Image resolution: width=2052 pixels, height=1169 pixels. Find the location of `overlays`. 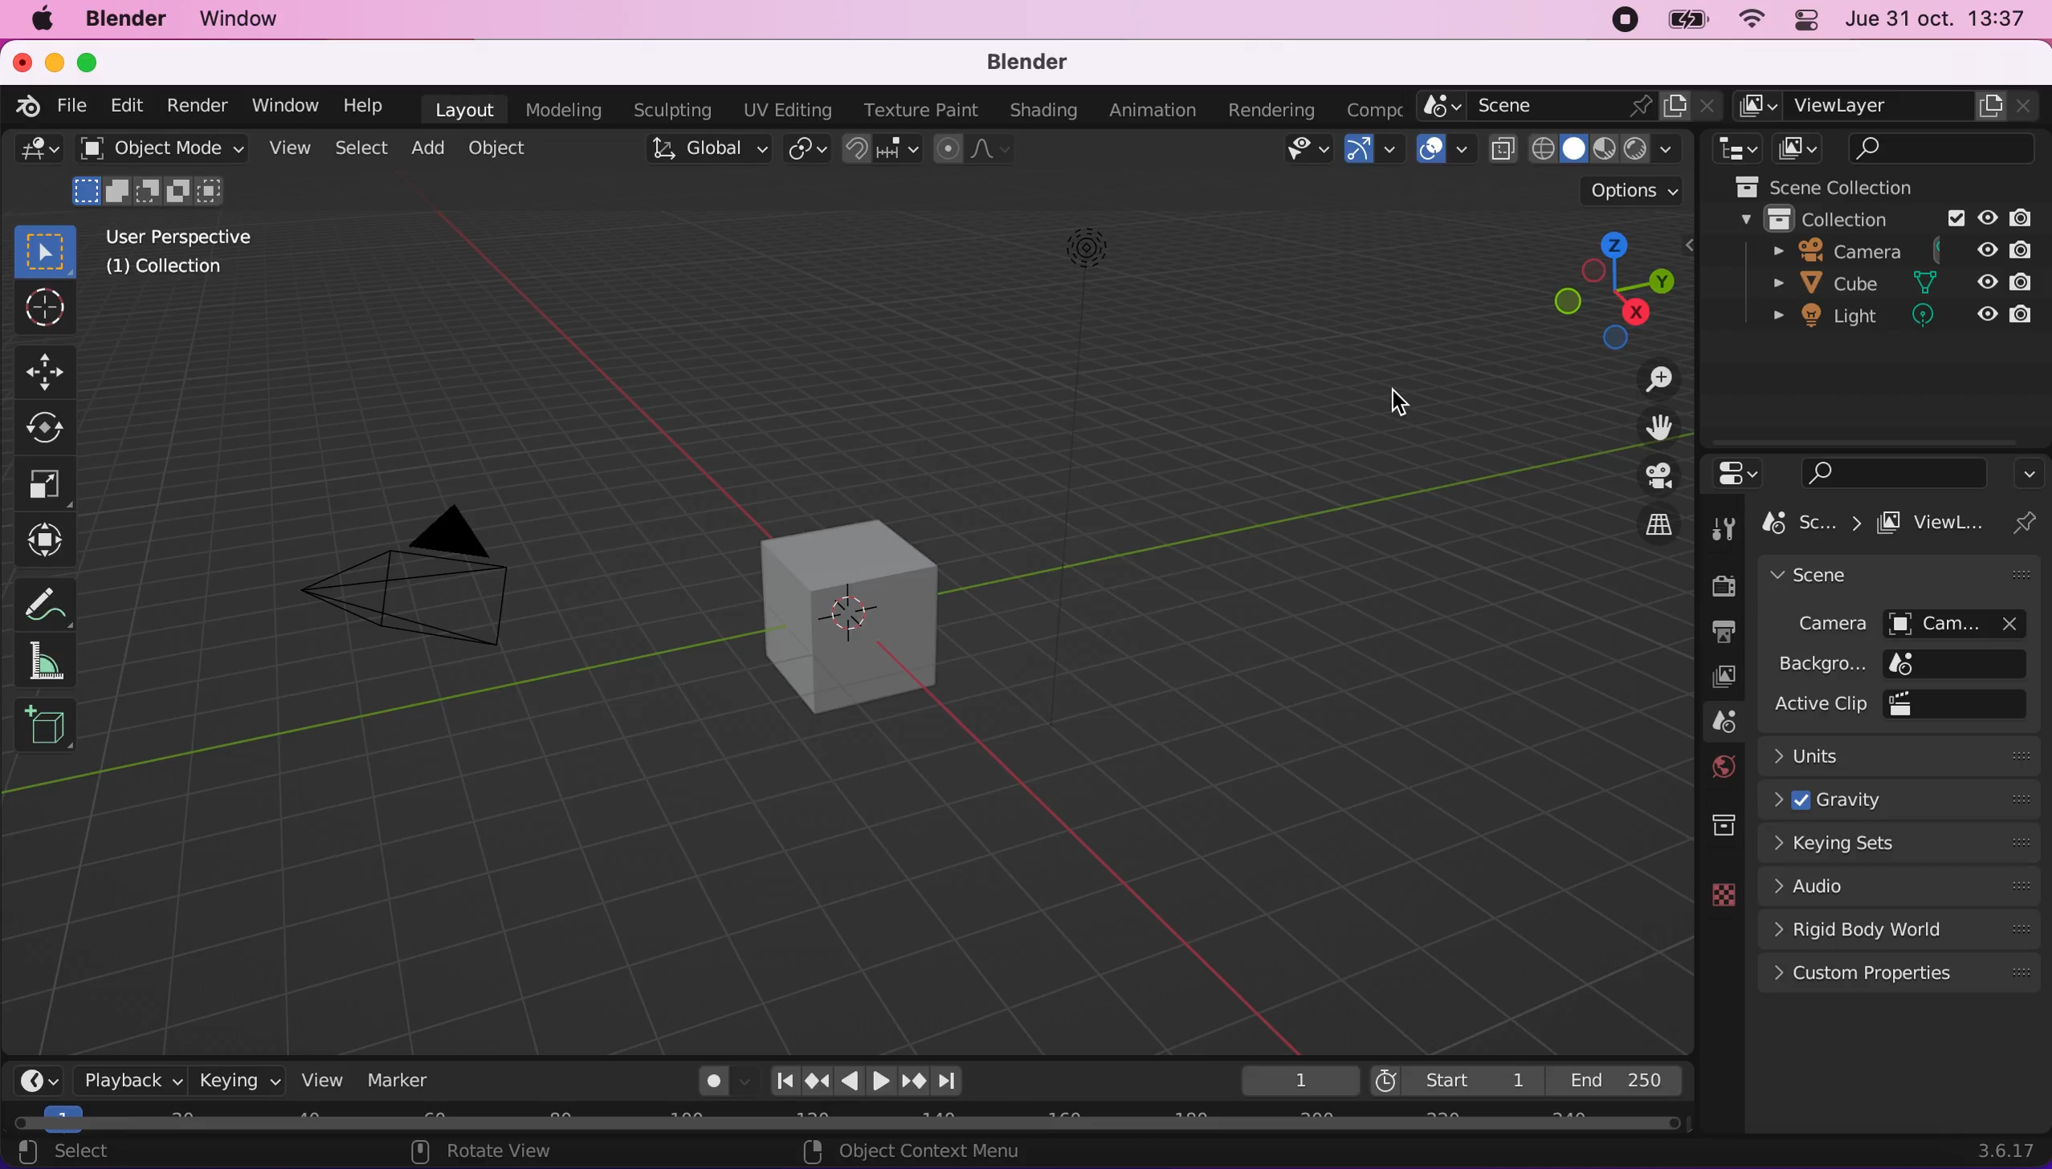

overlays is located at coordinates (1440, 149).